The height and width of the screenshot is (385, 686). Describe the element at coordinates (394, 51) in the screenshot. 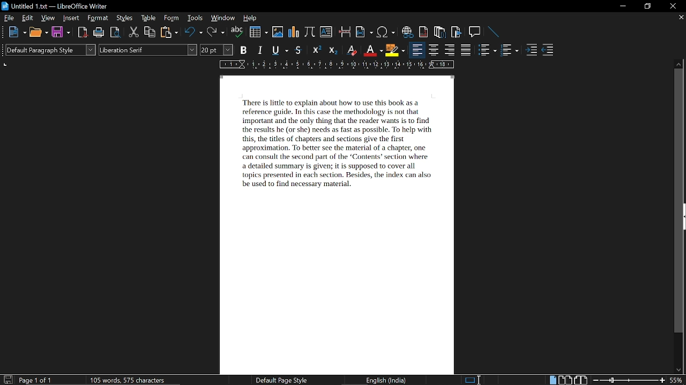

I see `highlight` at that location.